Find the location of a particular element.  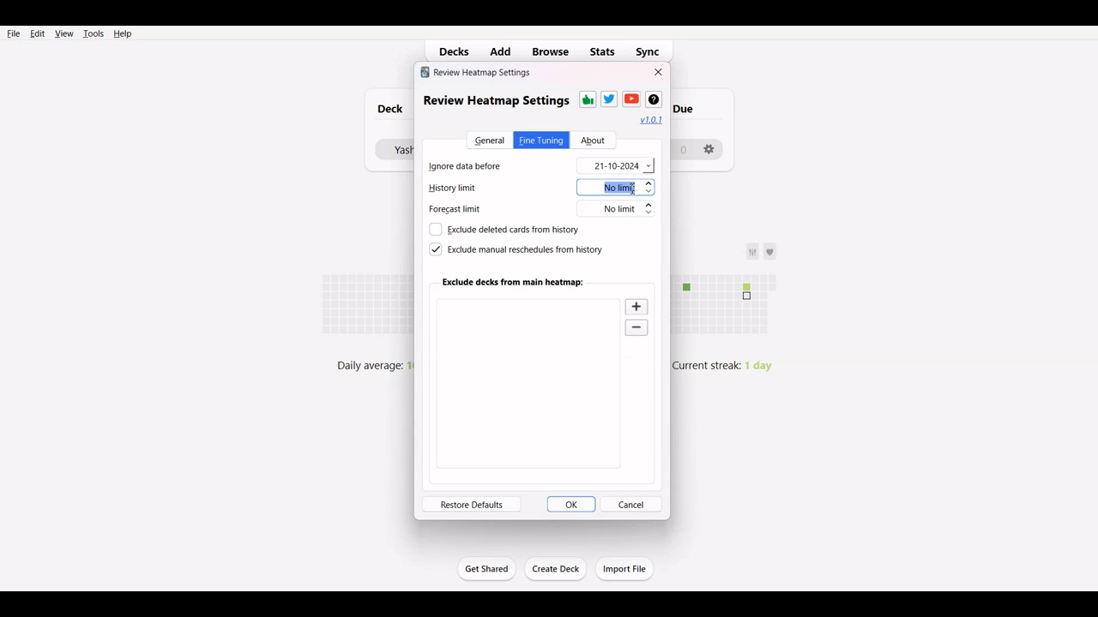

Get Started is located at coordinates (486, 568).